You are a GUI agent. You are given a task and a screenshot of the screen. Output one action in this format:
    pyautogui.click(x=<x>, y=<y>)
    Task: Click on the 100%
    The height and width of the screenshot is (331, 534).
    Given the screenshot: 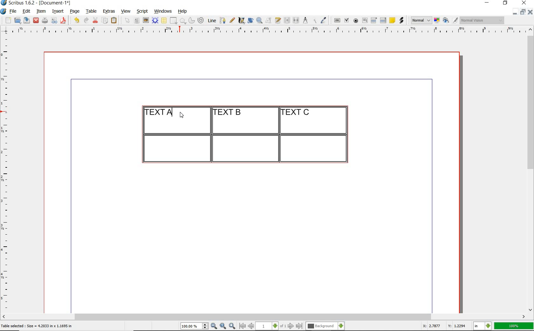 What is the action you would take?
    pyautogui.click(x=514, y=326)
    